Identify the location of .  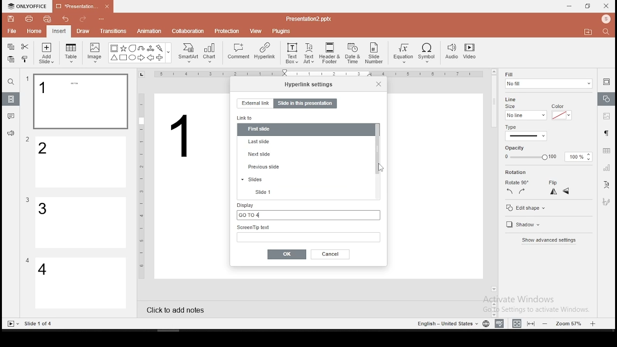
(604, 201).